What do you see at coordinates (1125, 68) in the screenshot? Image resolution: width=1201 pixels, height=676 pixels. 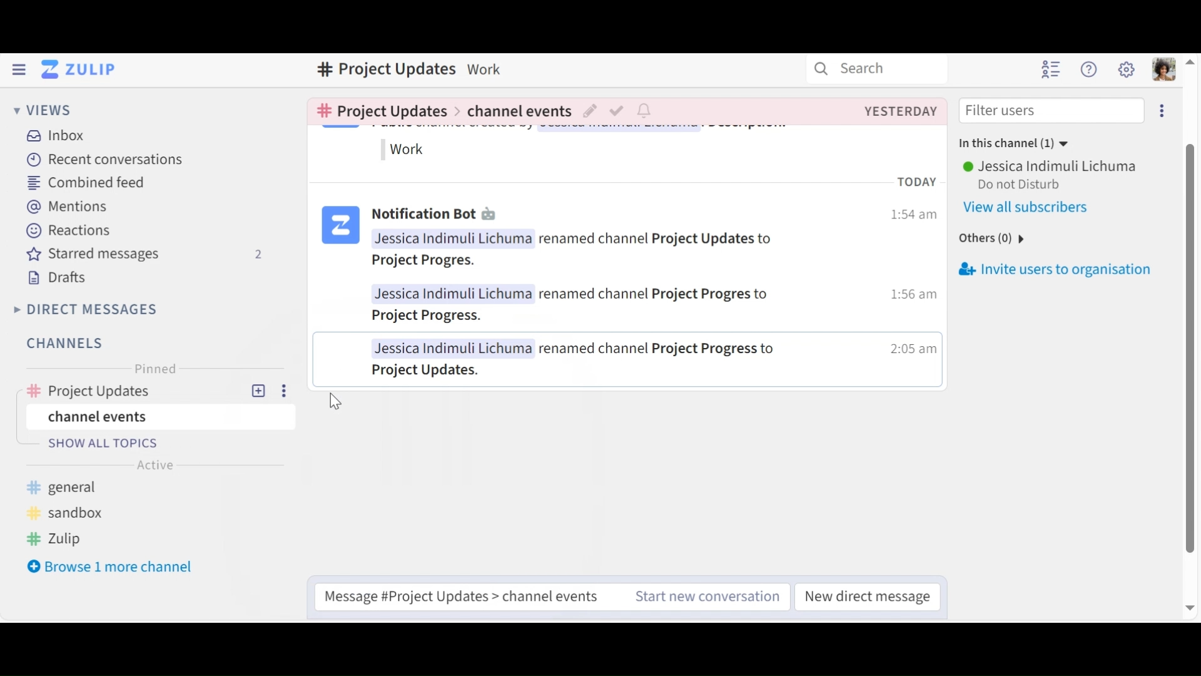 I see `Main menu` at bounding box center [1125, 68].